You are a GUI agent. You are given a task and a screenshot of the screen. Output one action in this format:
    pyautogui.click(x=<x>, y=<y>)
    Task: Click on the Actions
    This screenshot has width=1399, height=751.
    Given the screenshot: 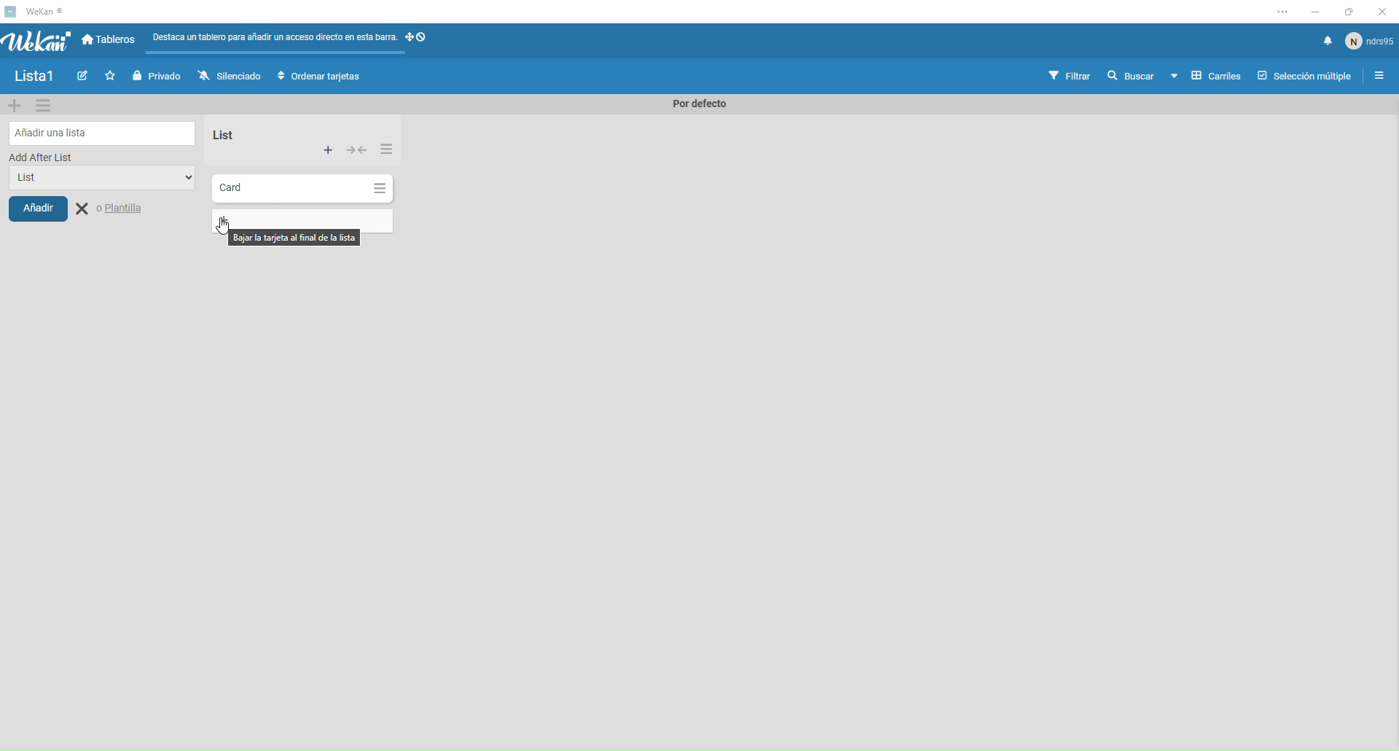 What is the action you would take?
    pyautogui.click(x=358, y=152)
    